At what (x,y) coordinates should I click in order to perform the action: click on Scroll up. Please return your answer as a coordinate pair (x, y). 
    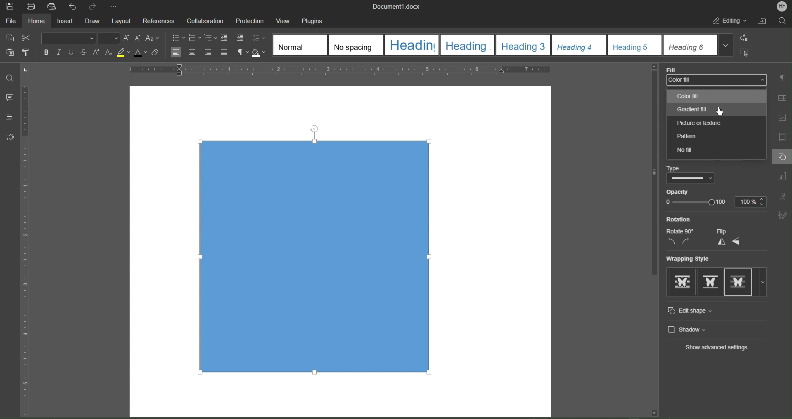
    Looking at the image, I should click on (653, 67).